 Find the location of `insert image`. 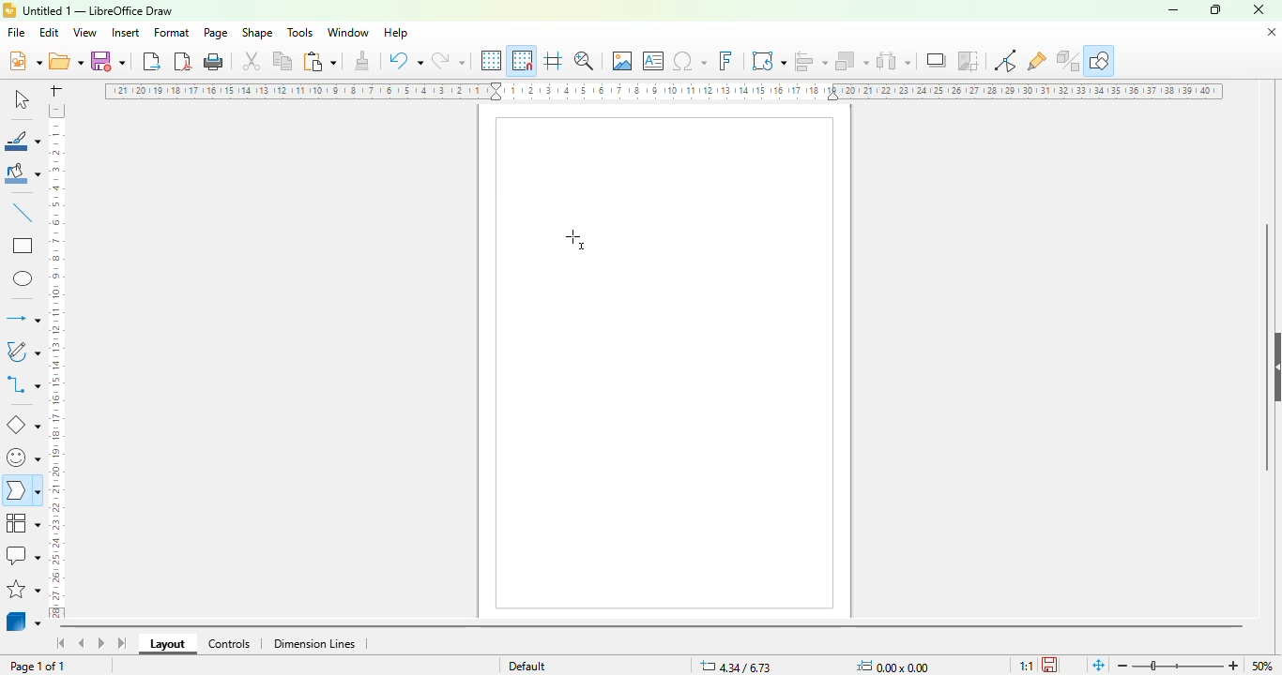

insert image is located at coordinates (622, 60).